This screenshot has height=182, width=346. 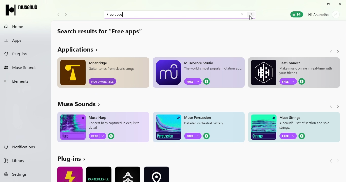 What do you see at coordinates (79, 104) in the screenshot?
I see `View more` at bounding box center [79, 104].